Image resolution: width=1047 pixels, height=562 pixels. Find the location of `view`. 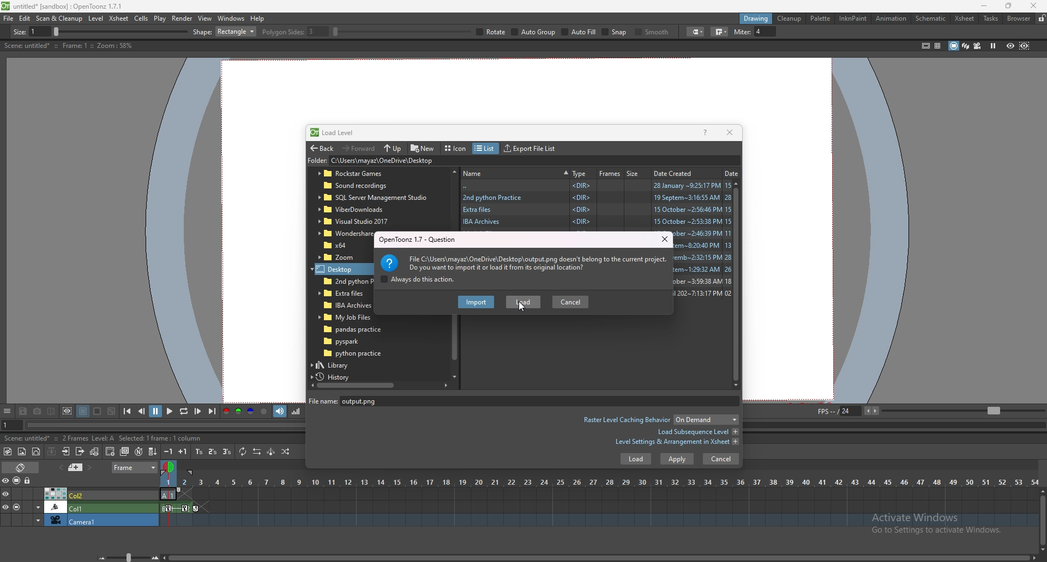

view is located at coordinates (205, 18).